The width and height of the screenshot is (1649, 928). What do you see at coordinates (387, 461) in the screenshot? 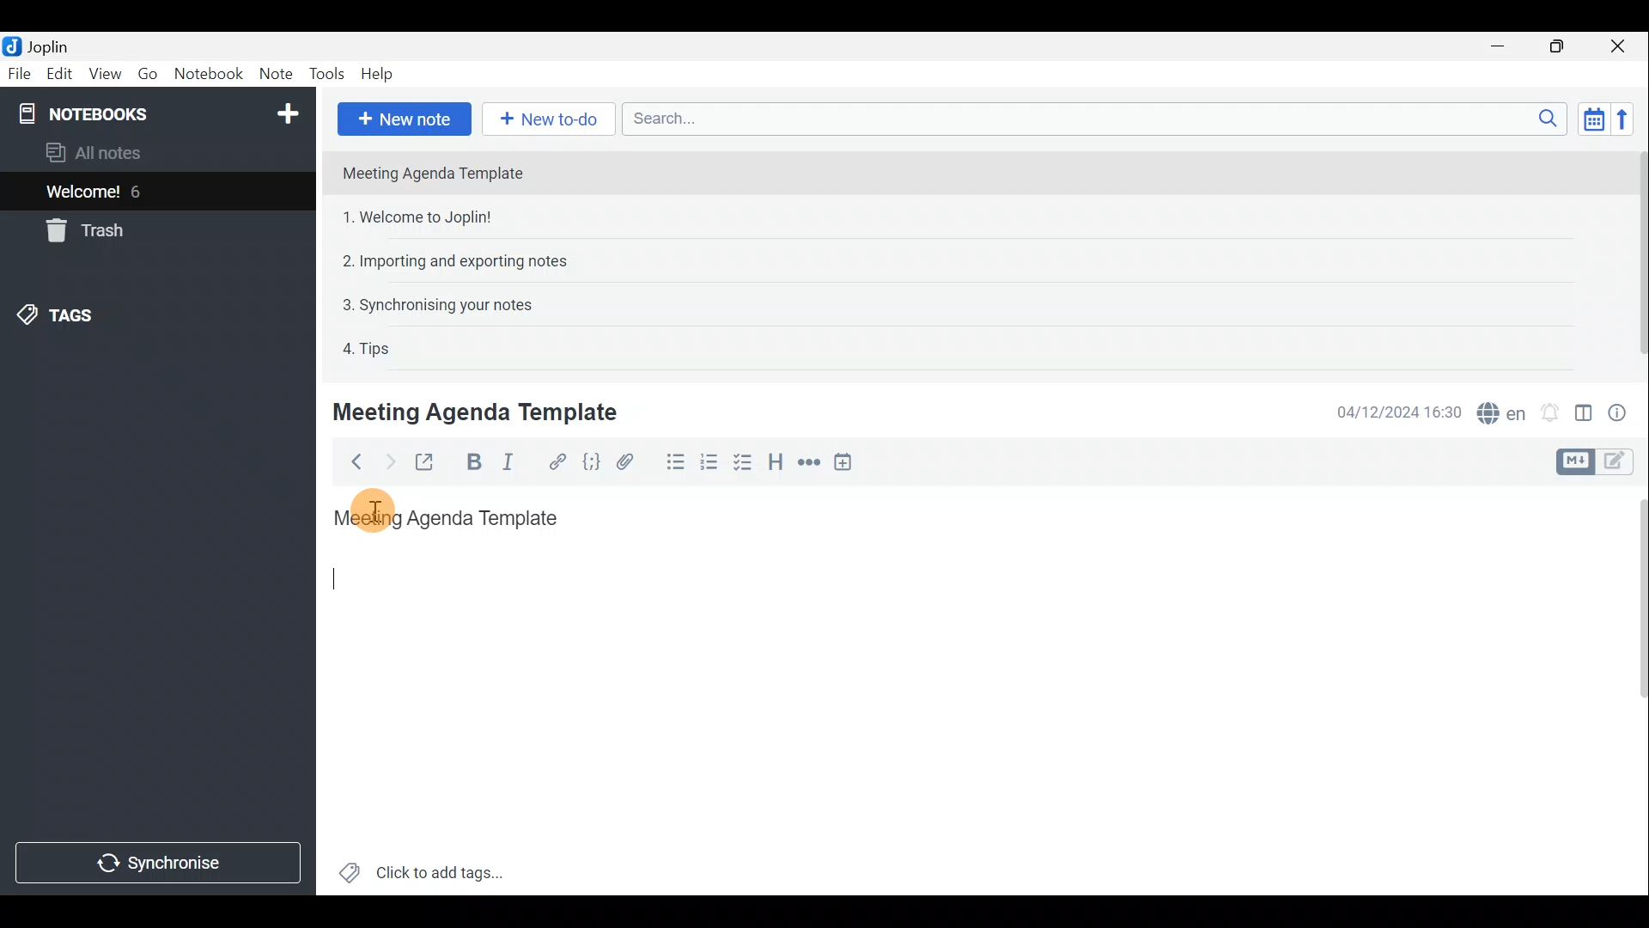
I see `Forward` at bounding box center [387, 461].